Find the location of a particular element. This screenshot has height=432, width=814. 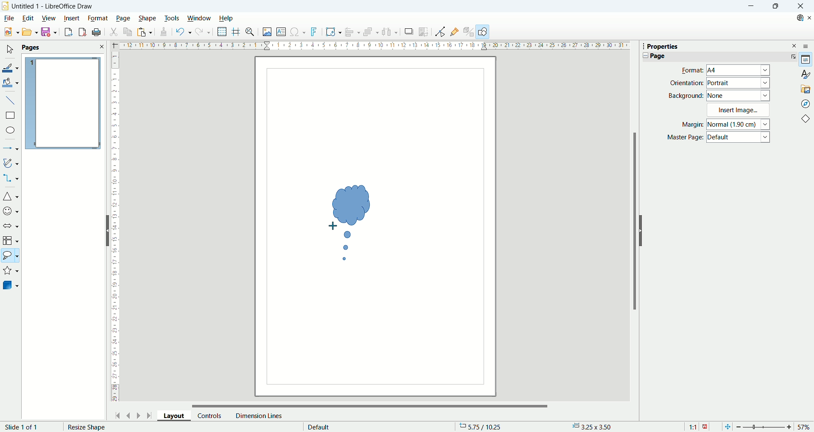

Close document is located at coordinates (809, 18).